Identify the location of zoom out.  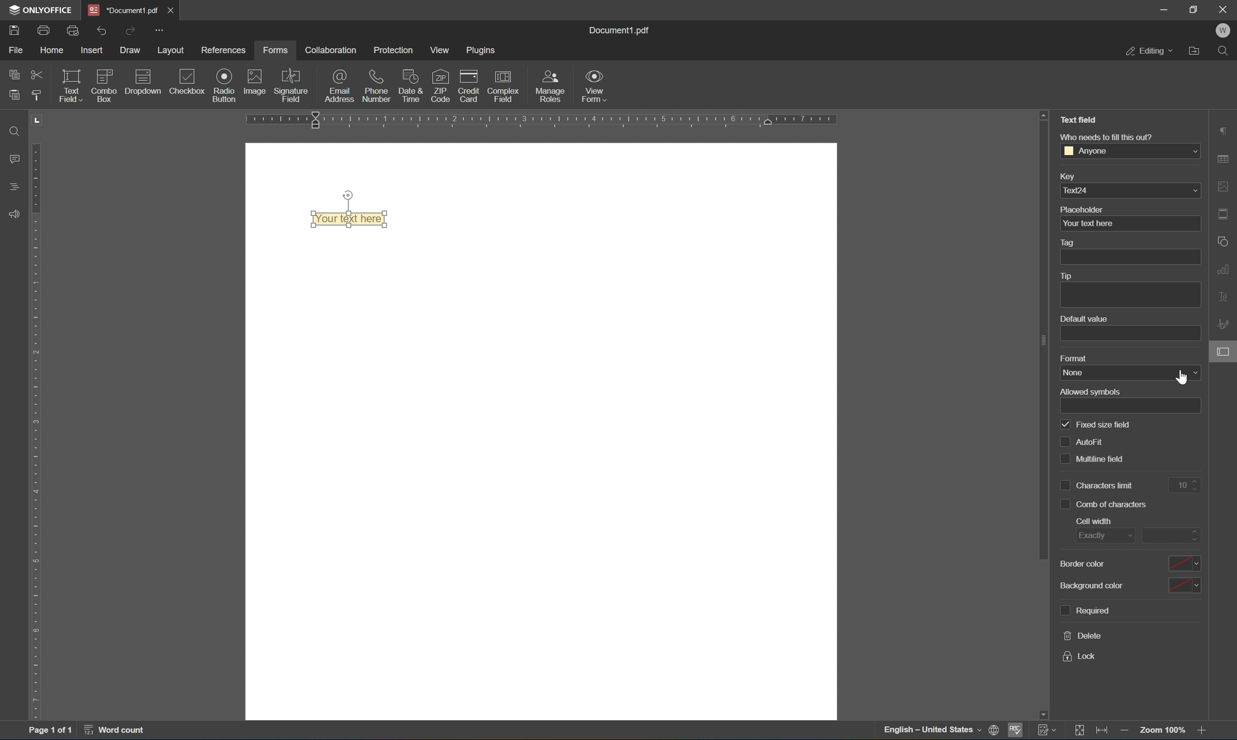
(1126, 733).